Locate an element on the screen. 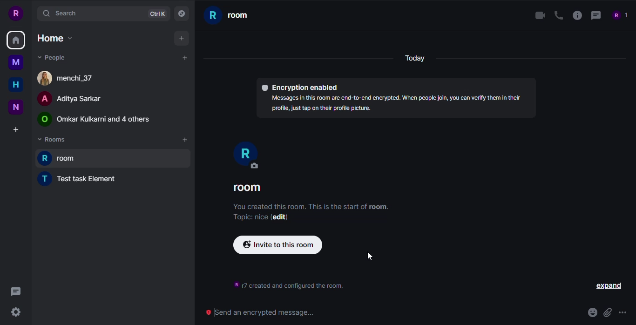 Image resolution: width=636 pixels, height=325 pixels. info is located at coordinates (309, 207).